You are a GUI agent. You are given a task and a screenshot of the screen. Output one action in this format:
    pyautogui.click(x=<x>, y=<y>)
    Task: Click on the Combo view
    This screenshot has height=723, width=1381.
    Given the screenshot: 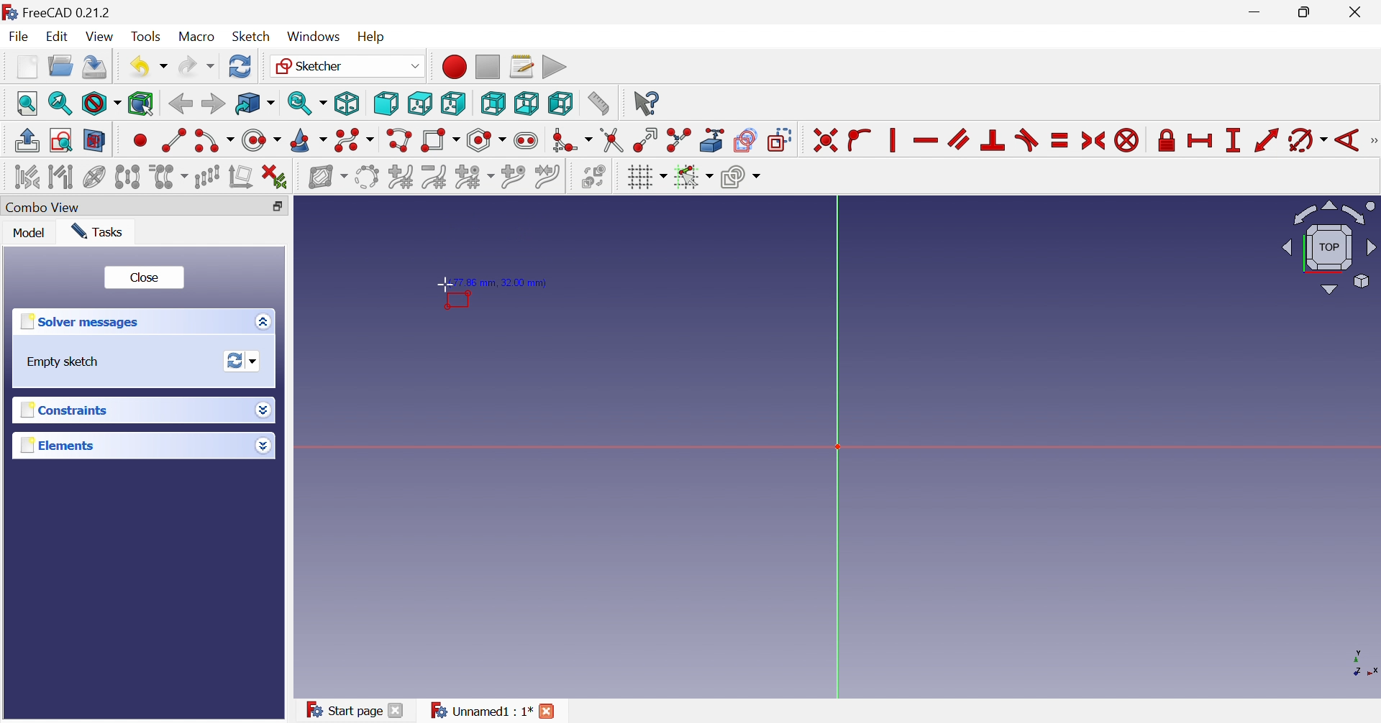 What is the action you would take?
    pyautogui.click(x=48, y=208)
    